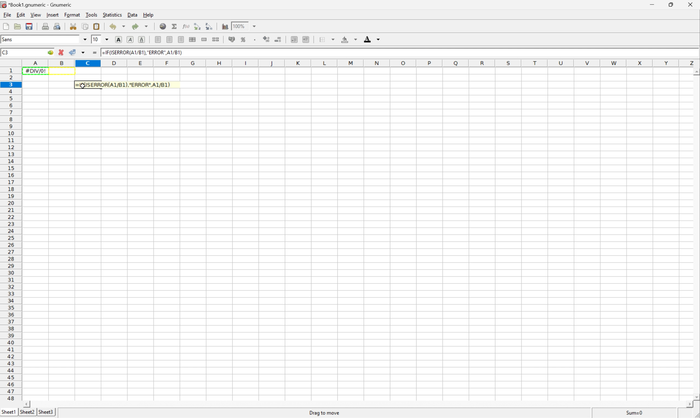 Image resolution: width=700 pixels, height=418 pixels. Describe the element at coordinates (108, 39) in the screenshot. I see `Drop down` at that location.